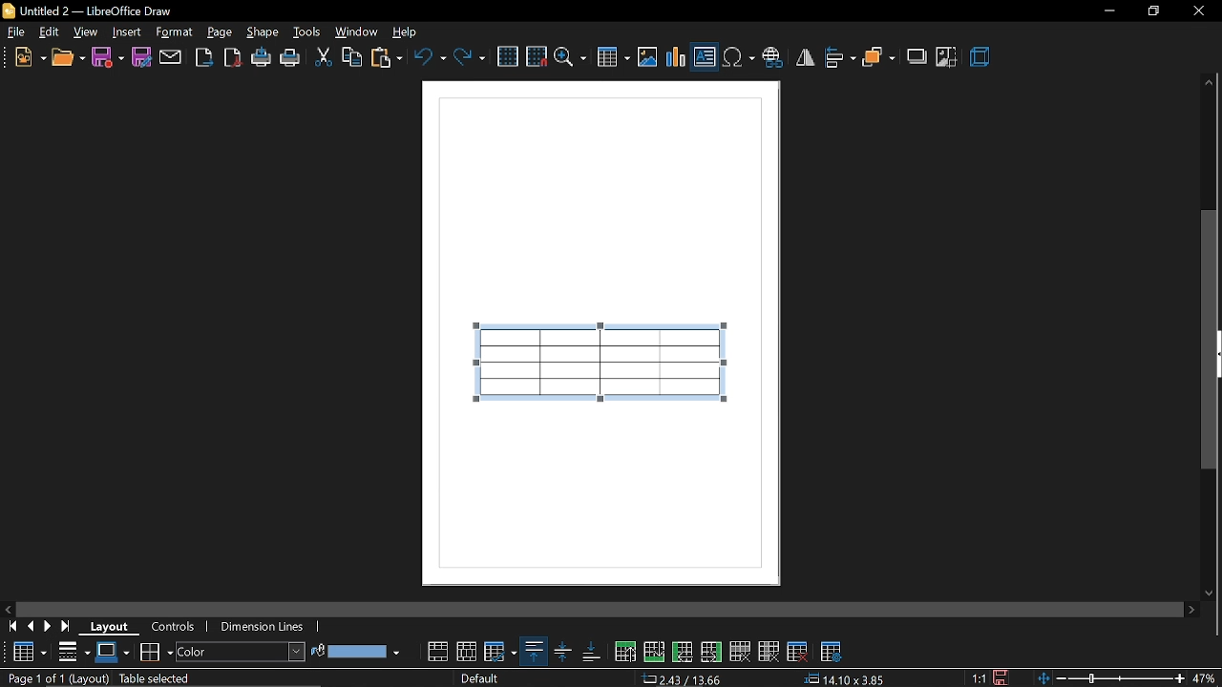  I want to click on snap to grid, so click(537, 56).